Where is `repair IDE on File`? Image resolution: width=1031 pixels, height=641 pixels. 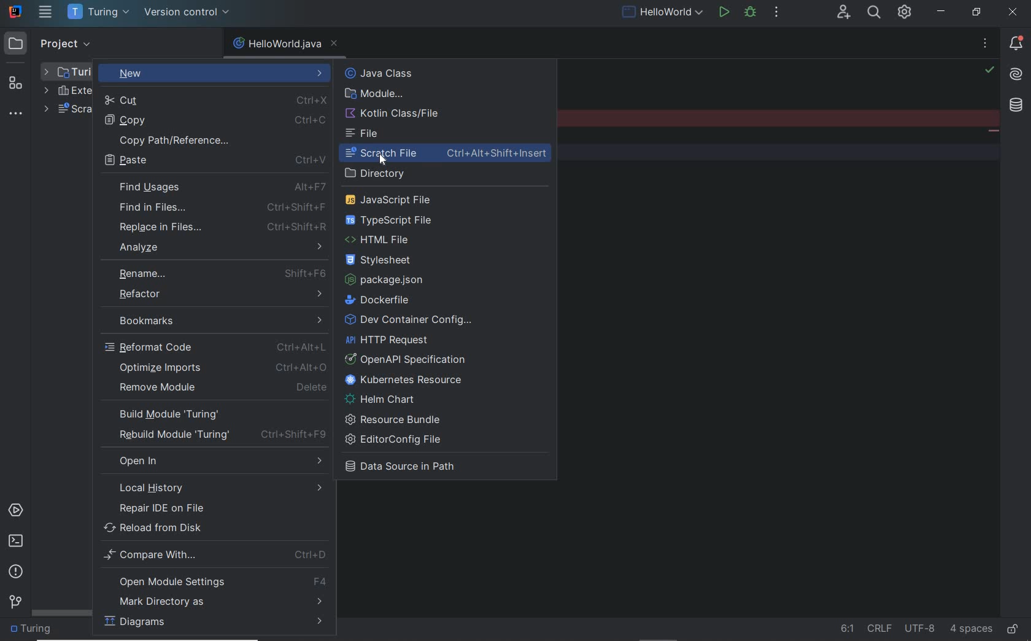 repair IDE on File is located at coordinates (209, 508).